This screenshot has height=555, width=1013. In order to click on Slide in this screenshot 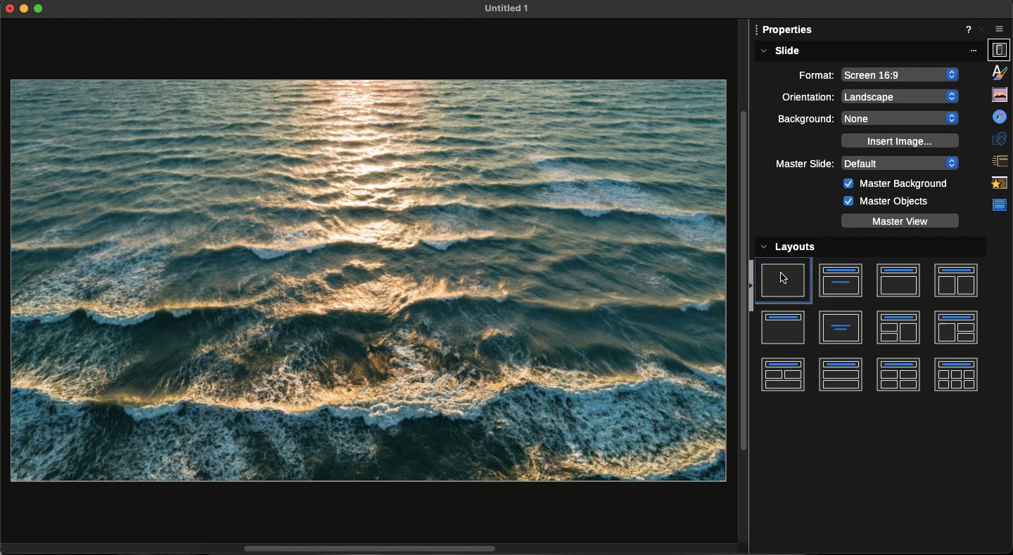, I will do `click(782, 281)`.